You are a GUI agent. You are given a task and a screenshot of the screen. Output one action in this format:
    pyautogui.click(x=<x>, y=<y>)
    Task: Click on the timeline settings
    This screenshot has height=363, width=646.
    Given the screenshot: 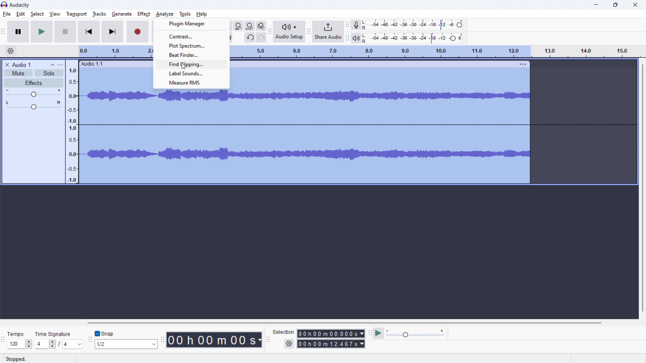 What is the action you would take?
    pyautogui.click(x=11, y=51)
    